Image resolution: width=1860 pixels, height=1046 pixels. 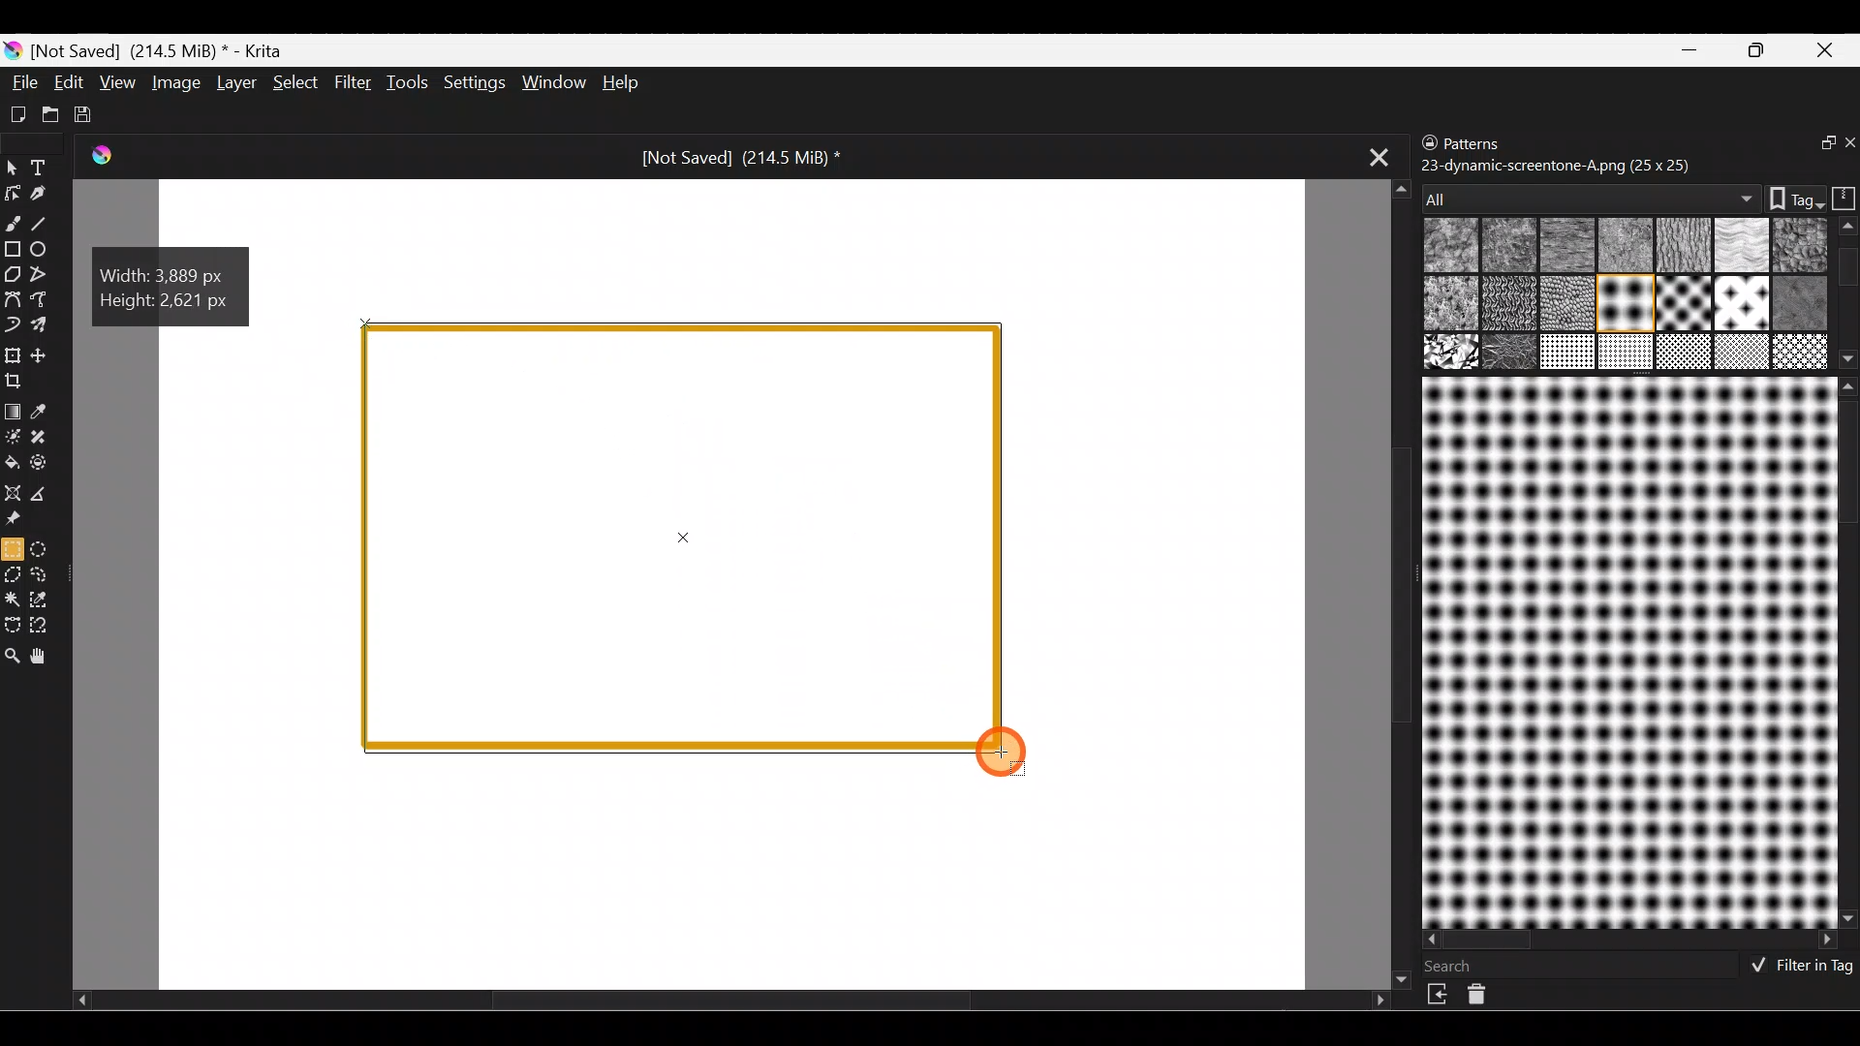 I want to click on 15 texture_rockb.png, so click(x=1511, y=354).